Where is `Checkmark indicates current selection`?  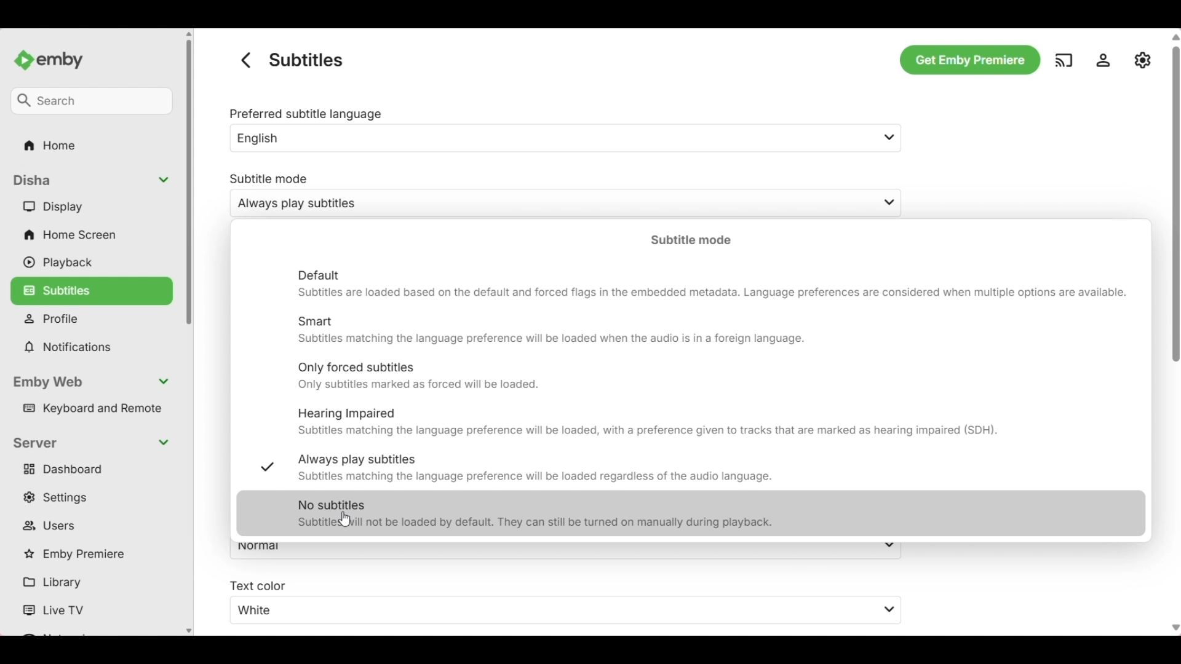 Checkmark indicates current selection is located at coordinates (266, 467).